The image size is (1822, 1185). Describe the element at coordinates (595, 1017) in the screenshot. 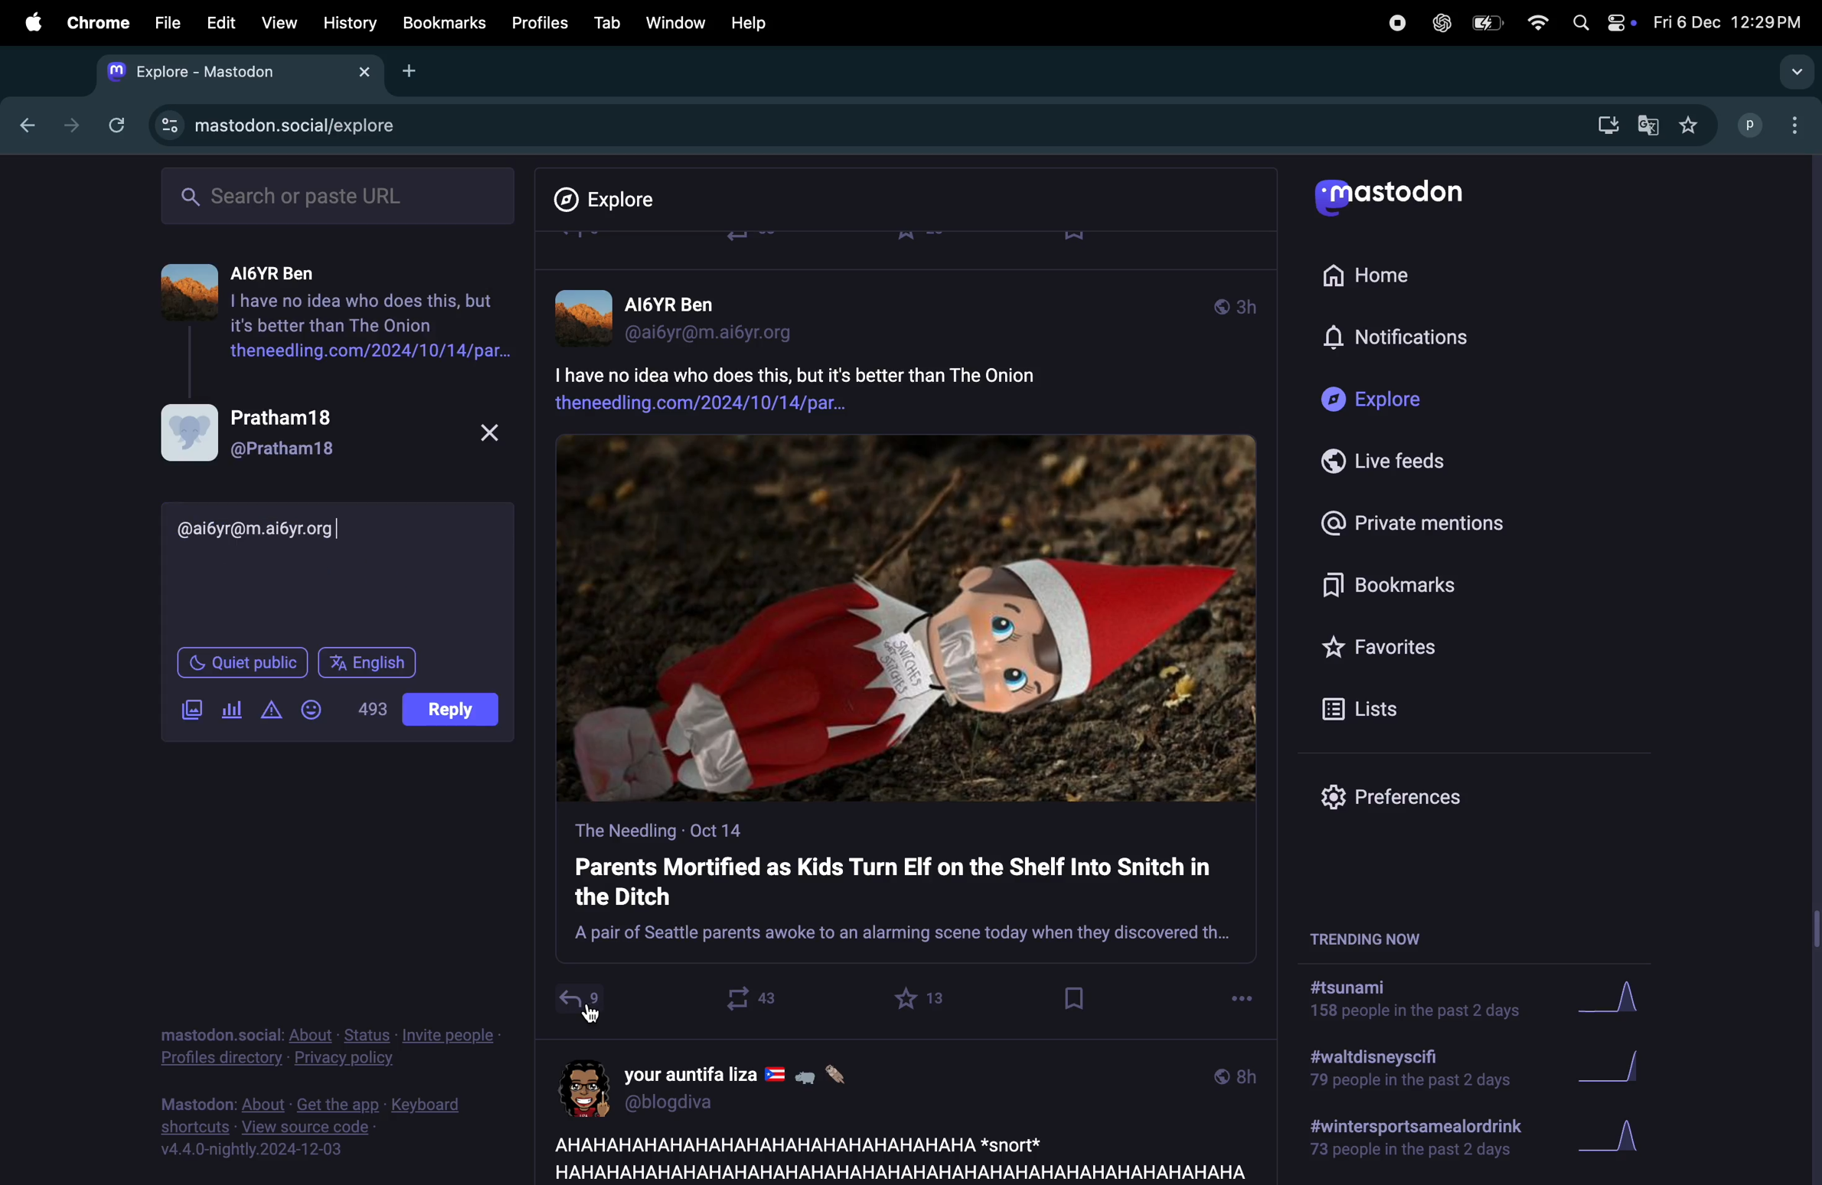

I see `options` at that location.